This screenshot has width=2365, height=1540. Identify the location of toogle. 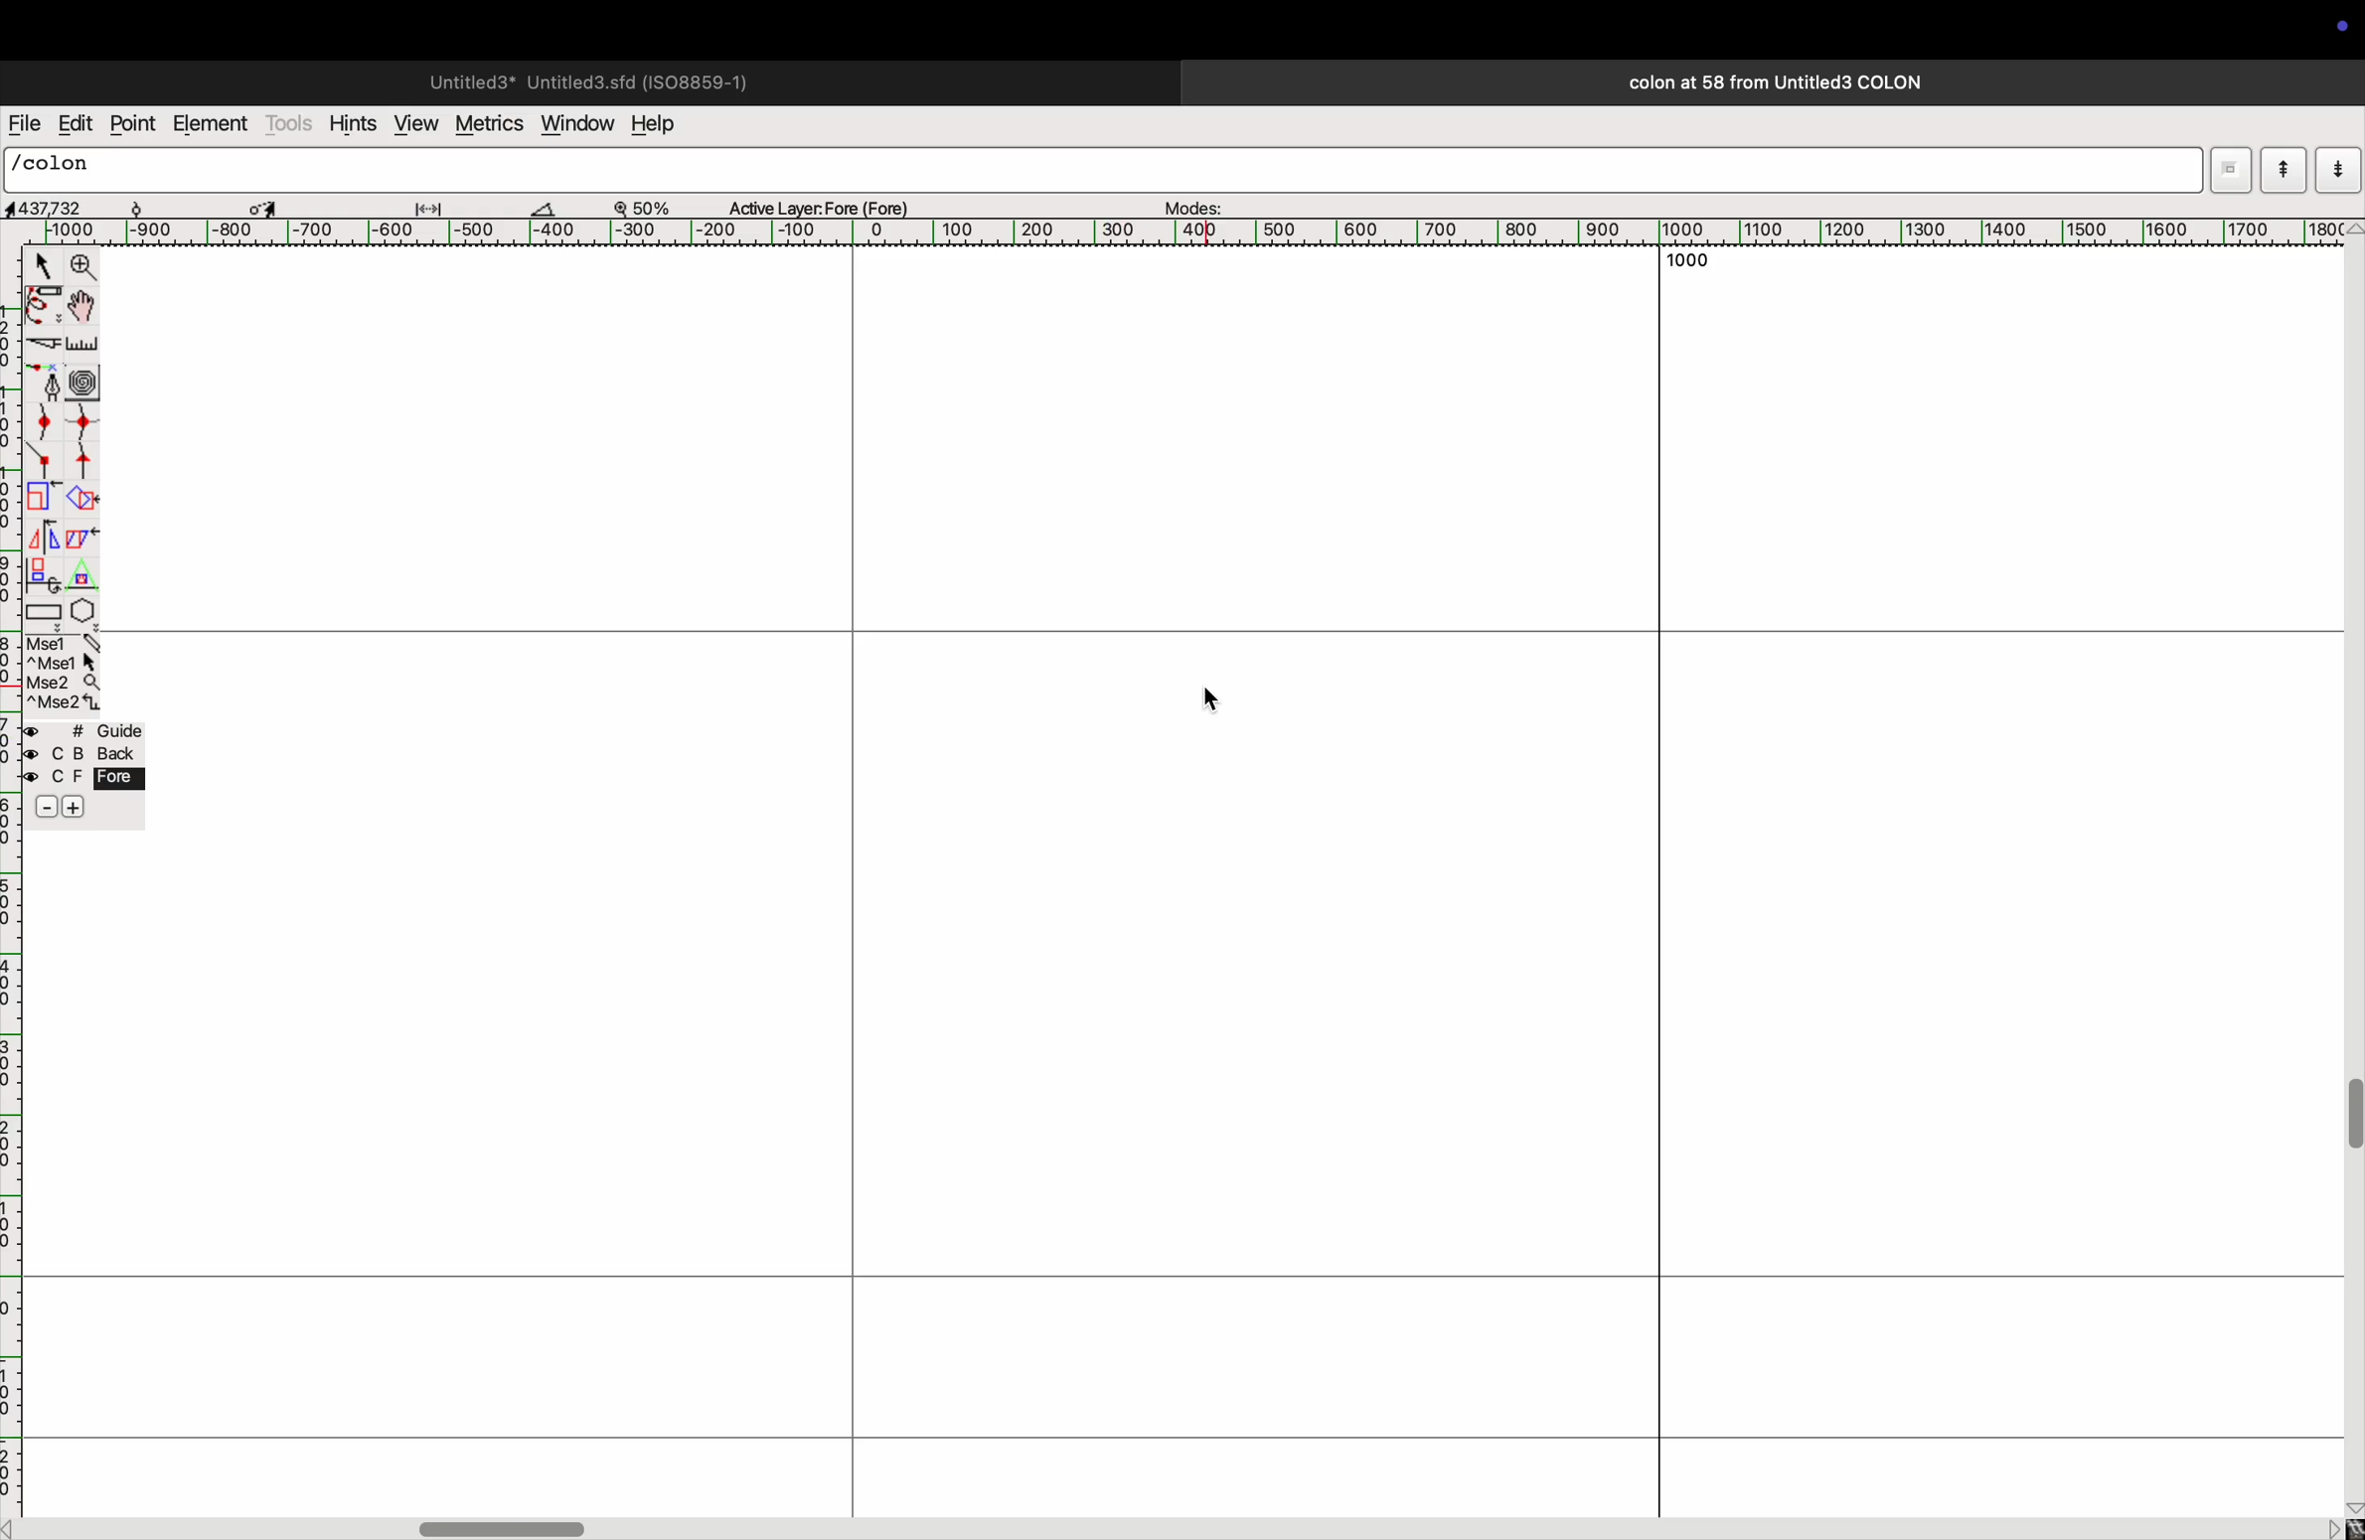
(2349, 1127).